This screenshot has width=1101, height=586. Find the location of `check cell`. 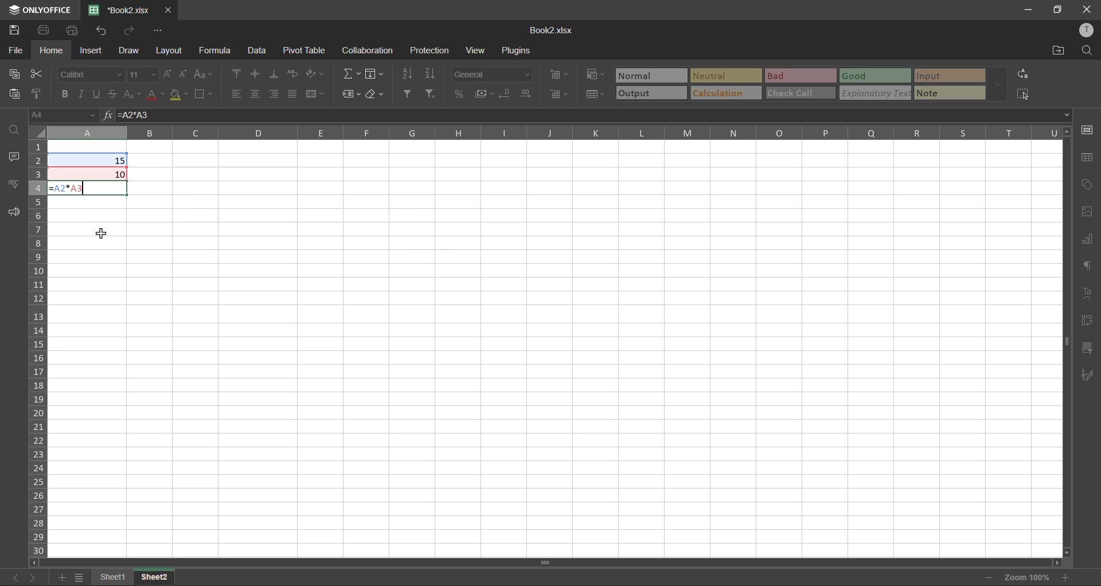

check cell is located at coordinates (801, 92).